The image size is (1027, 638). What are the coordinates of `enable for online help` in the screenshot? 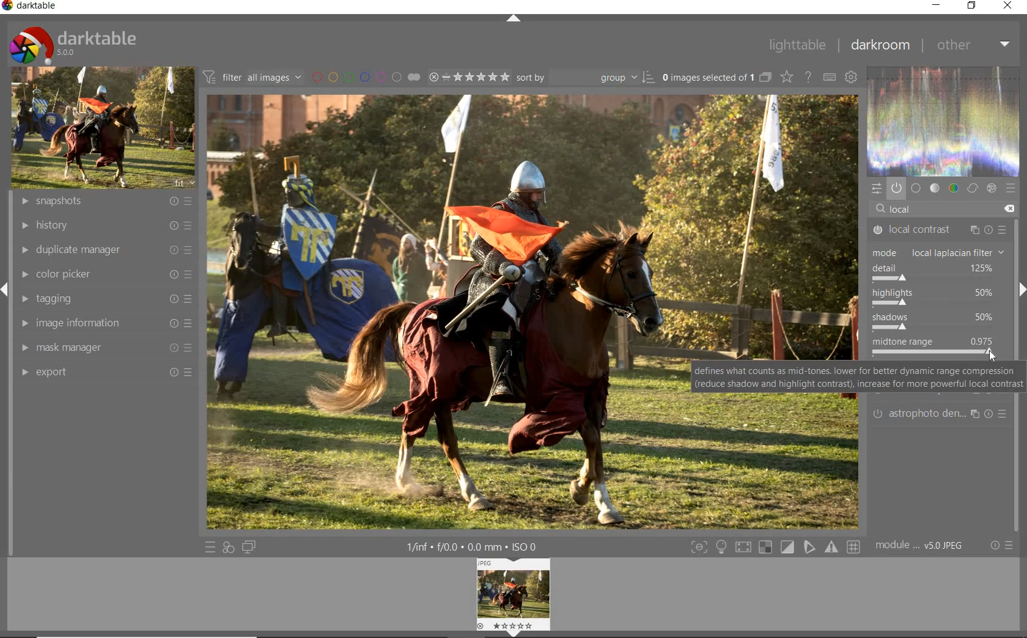 It's located at (808, 76).